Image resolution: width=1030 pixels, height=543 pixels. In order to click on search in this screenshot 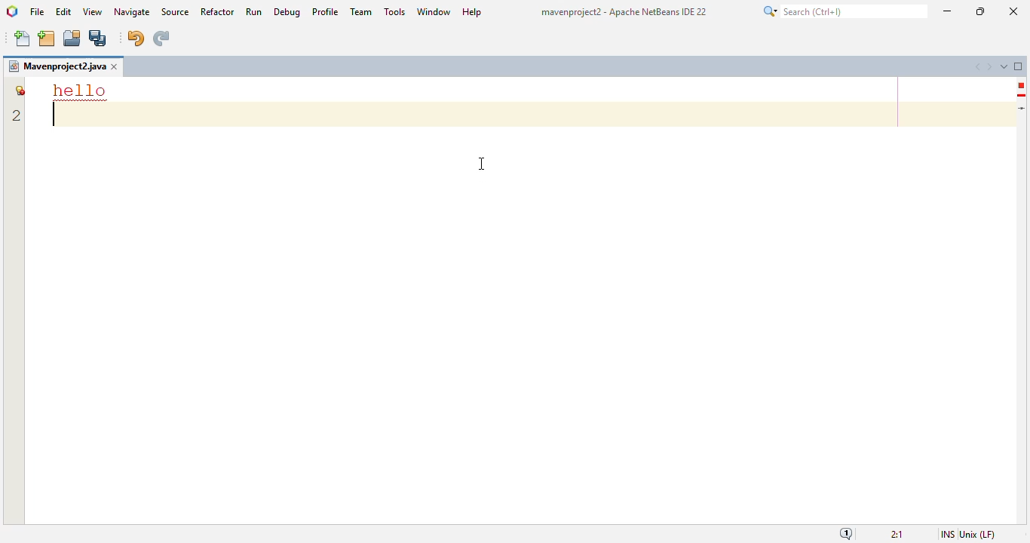, I will do `click(843, 11)`.